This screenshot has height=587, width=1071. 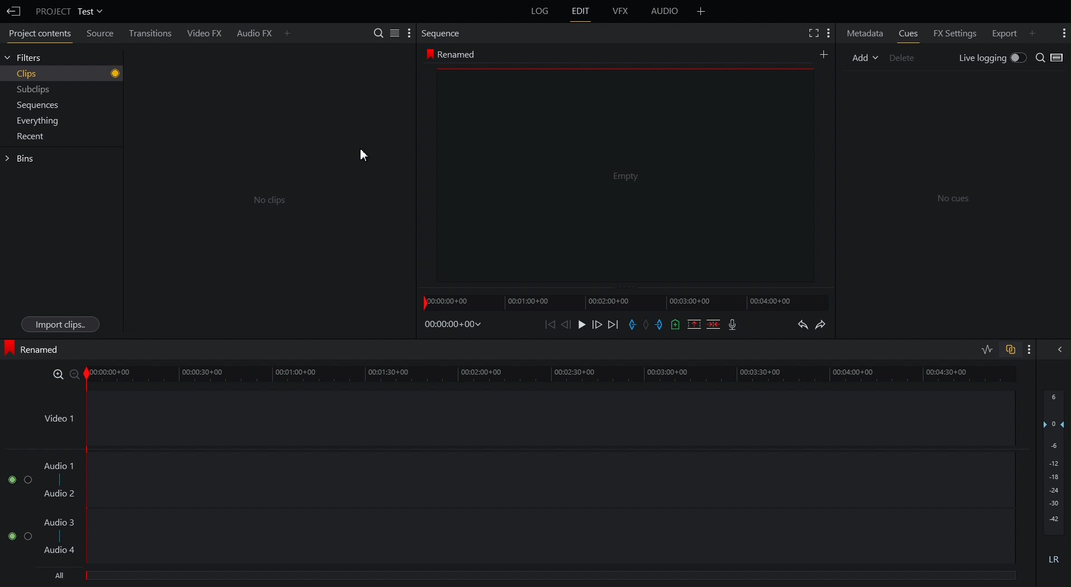 What do you see at coordinates (700, 11) in the screenshot?
I see `Add` at bounding box center [700, 11].